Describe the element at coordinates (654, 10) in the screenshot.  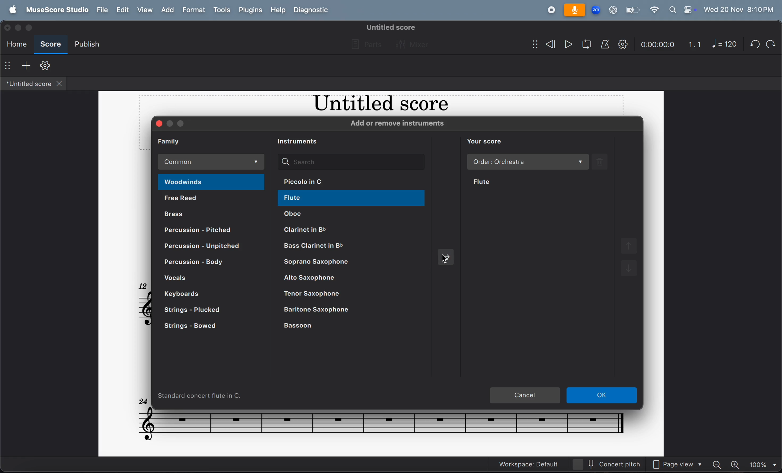
I see `wifi` at that location.